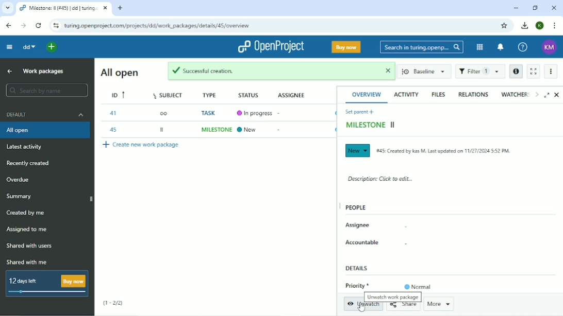 This screenshot has width=563, height=316. Describe the element at coordinates (113, 303) in the screenshot. I see `(1-2/2)` at that location.